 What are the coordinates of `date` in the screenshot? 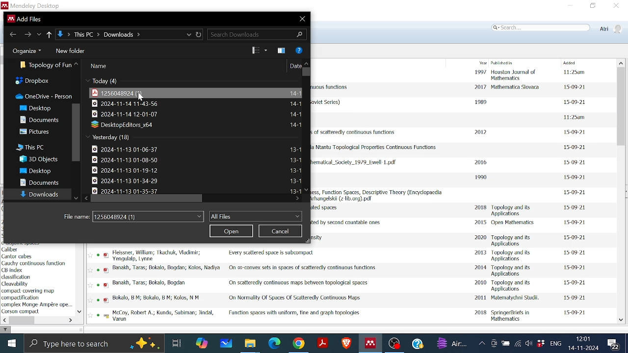 It's located at (573, 176).